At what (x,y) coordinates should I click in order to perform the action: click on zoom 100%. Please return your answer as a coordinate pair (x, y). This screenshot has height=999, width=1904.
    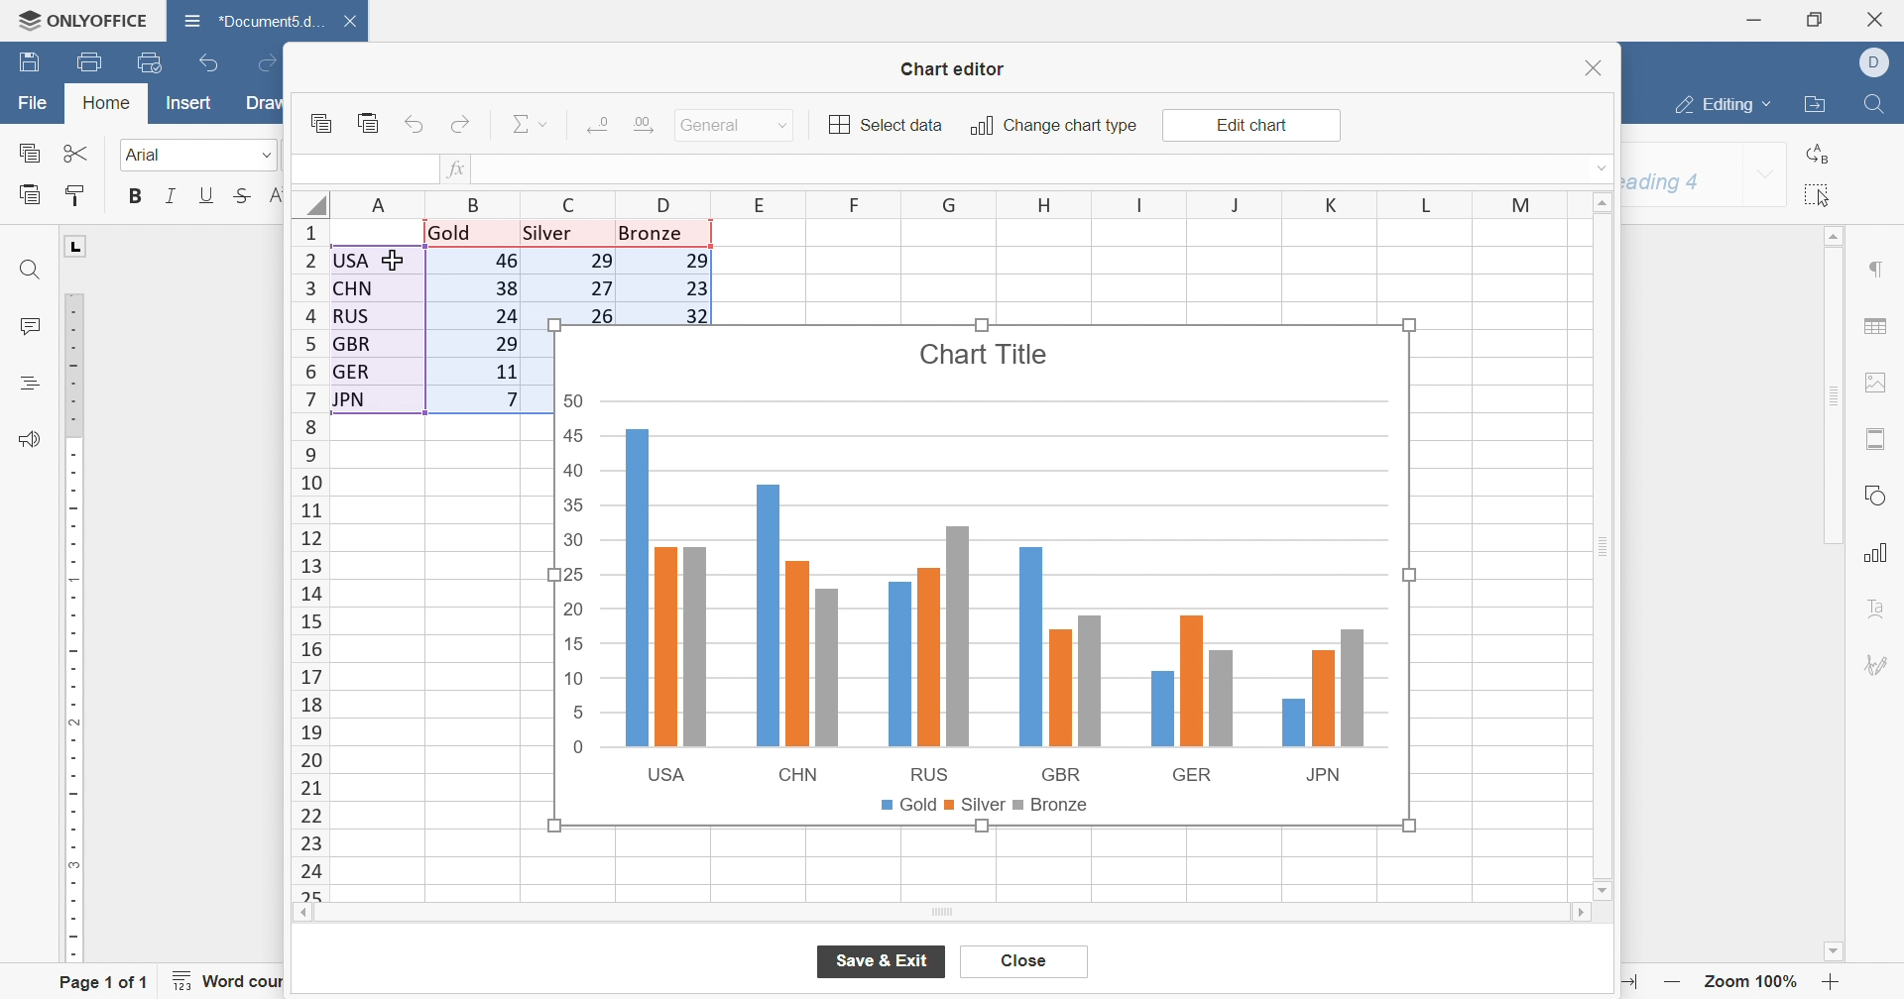
    Looking at the image, I should click on (1753, 980).